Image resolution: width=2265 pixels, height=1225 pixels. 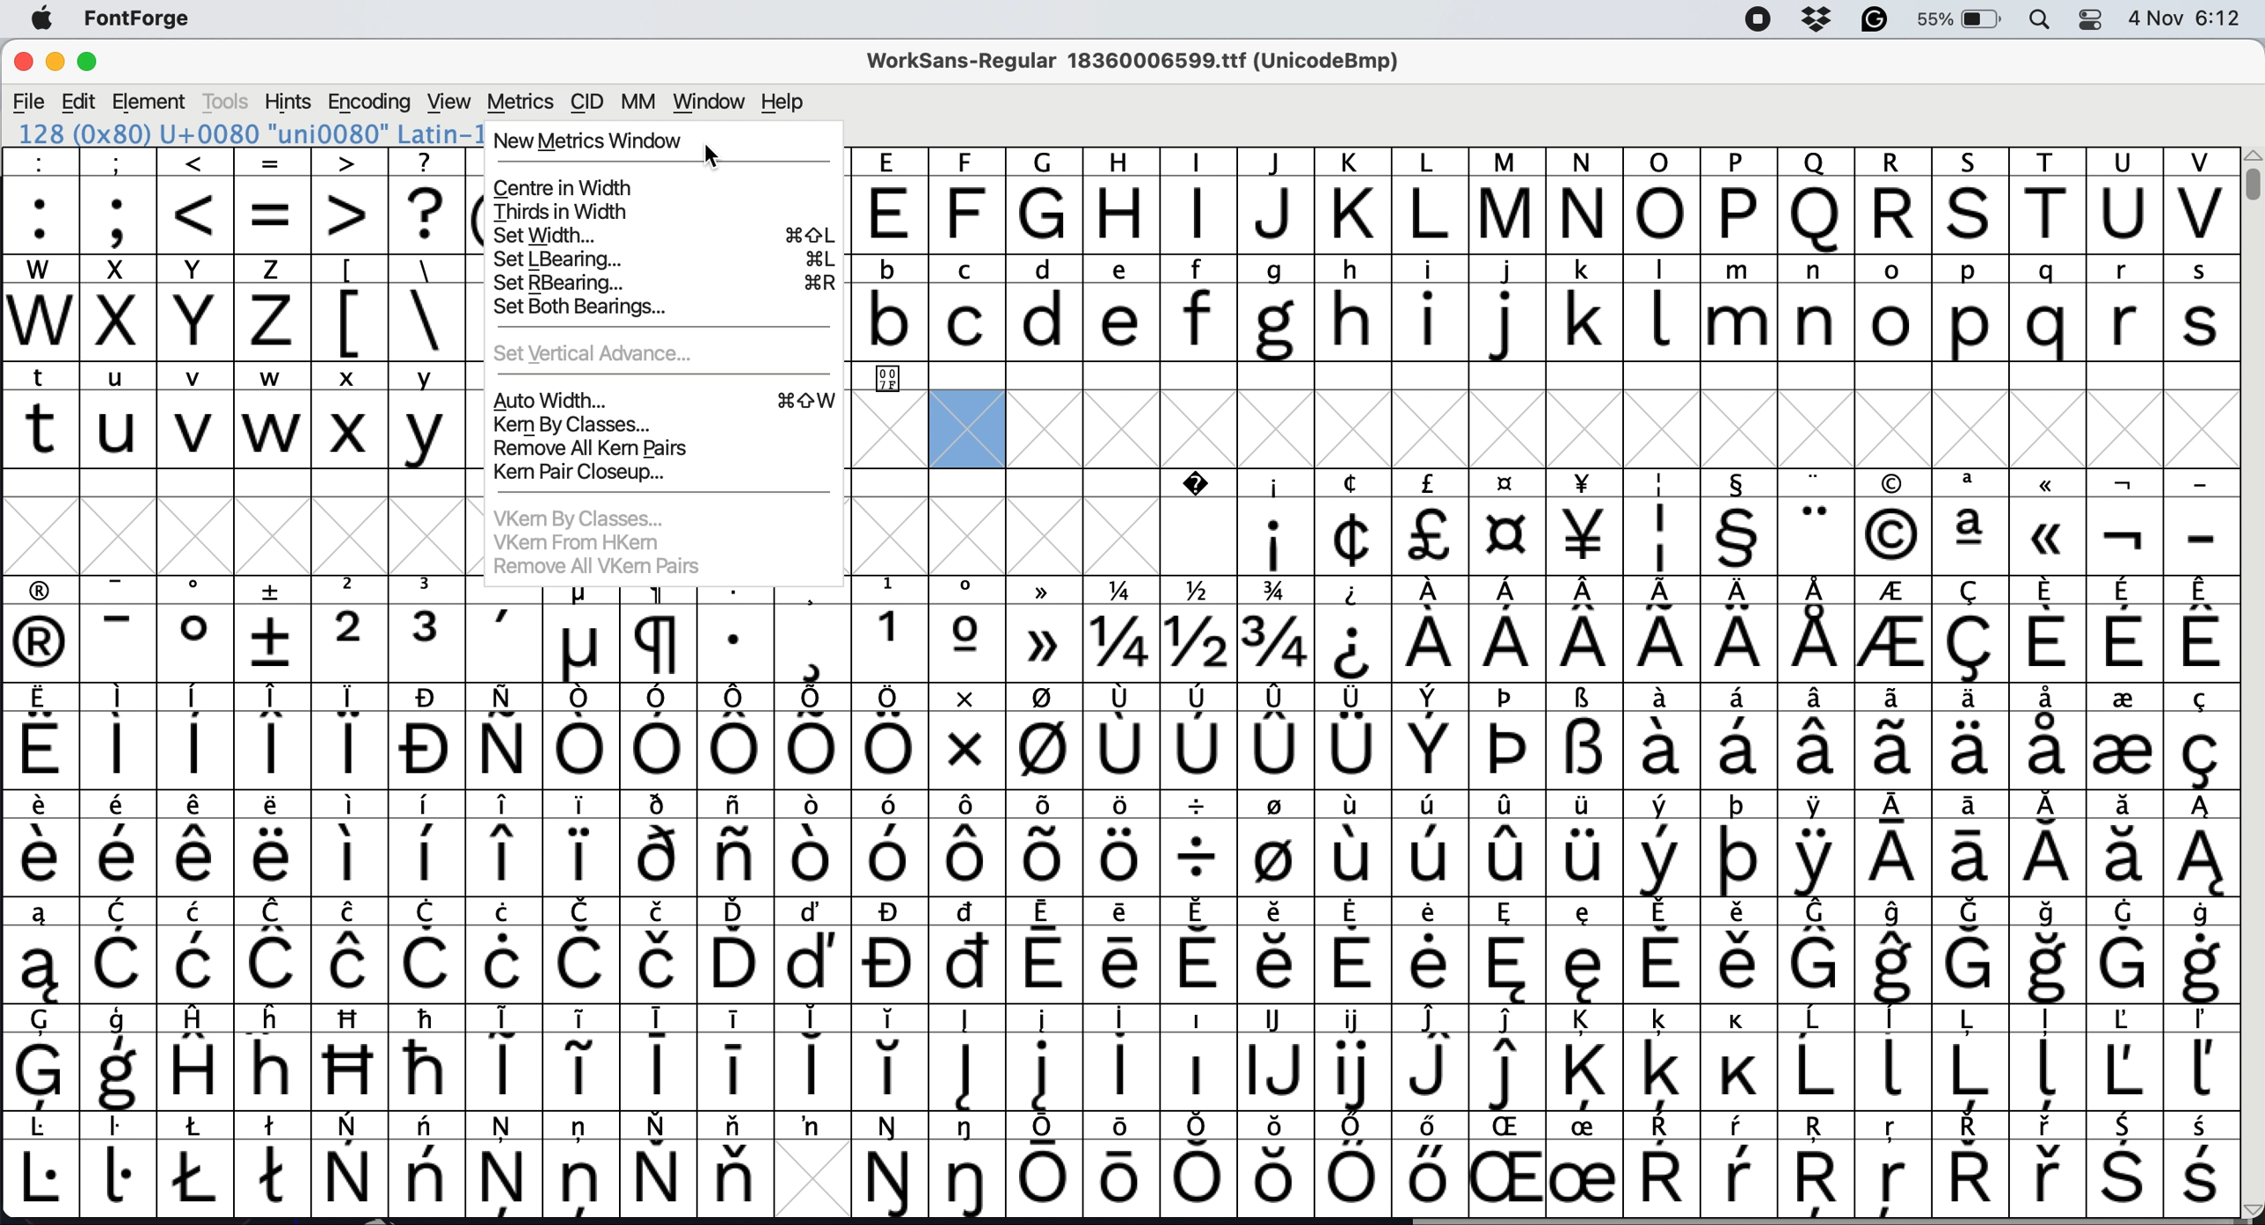 What do you see at coordinates (234, 377) in the screenshot?
I see `lowercase letters` at bounding box center [234, 377].